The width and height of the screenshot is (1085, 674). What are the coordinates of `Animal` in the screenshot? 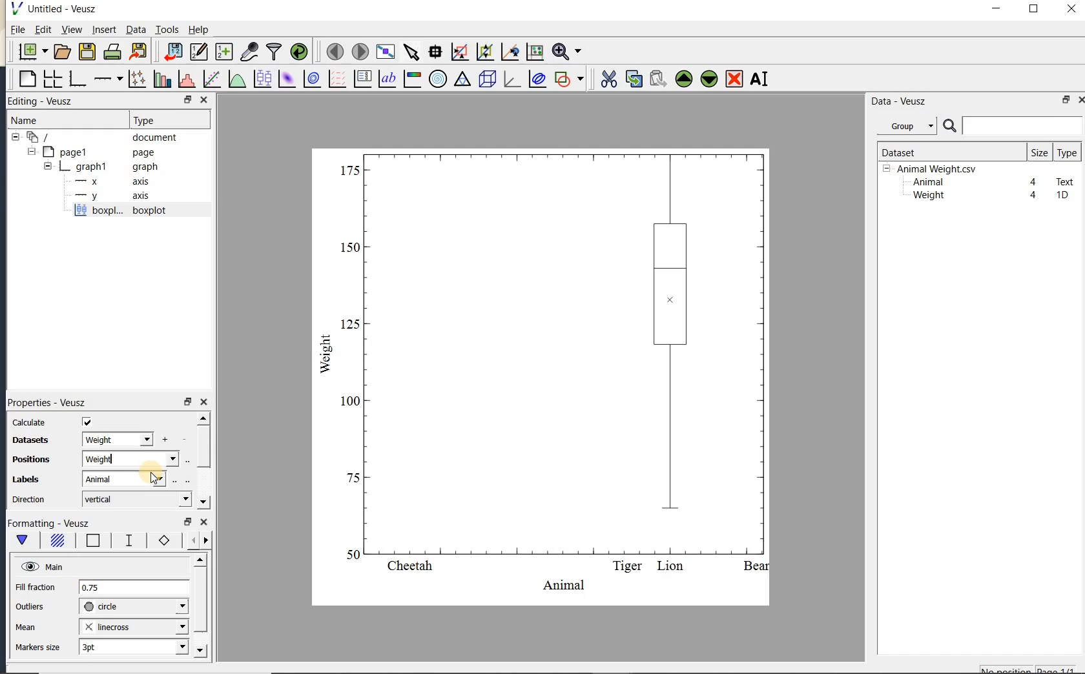 It's located at (927, 183).